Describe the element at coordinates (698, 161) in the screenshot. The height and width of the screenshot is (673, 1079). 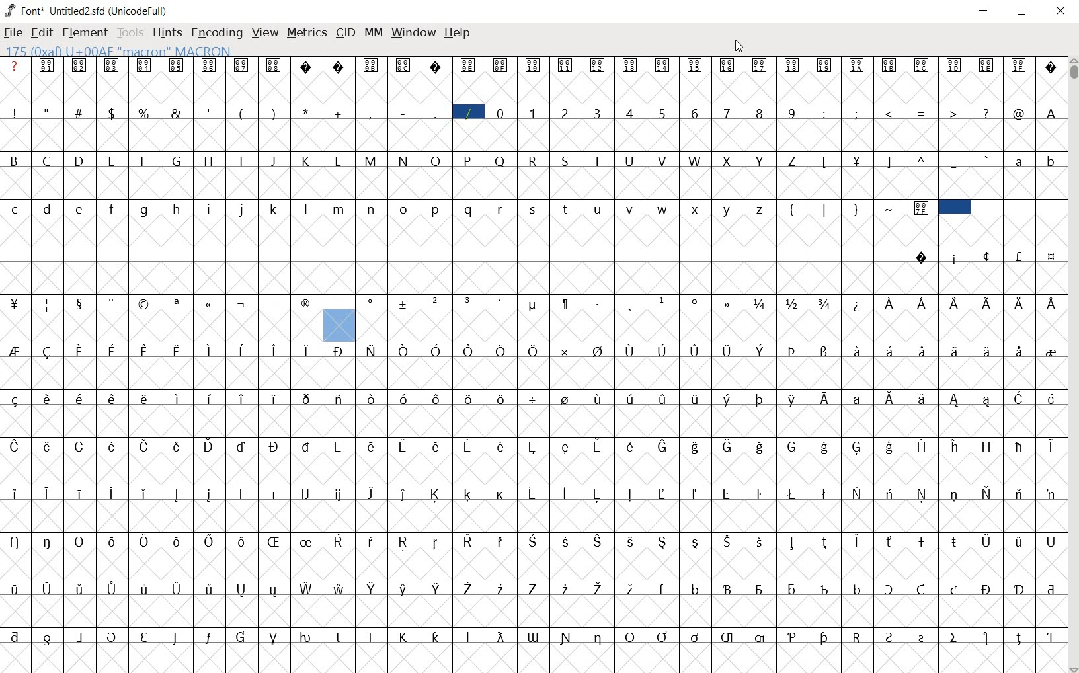
I see `W` at that location.